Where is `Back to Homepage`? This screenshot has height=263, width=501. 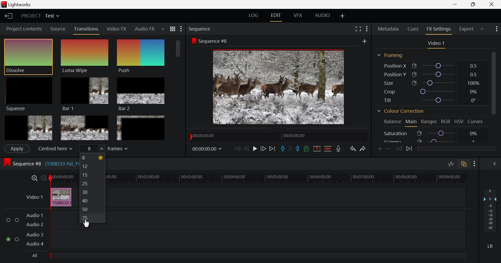 Back to Homepage is located at coordinates (8, 16).